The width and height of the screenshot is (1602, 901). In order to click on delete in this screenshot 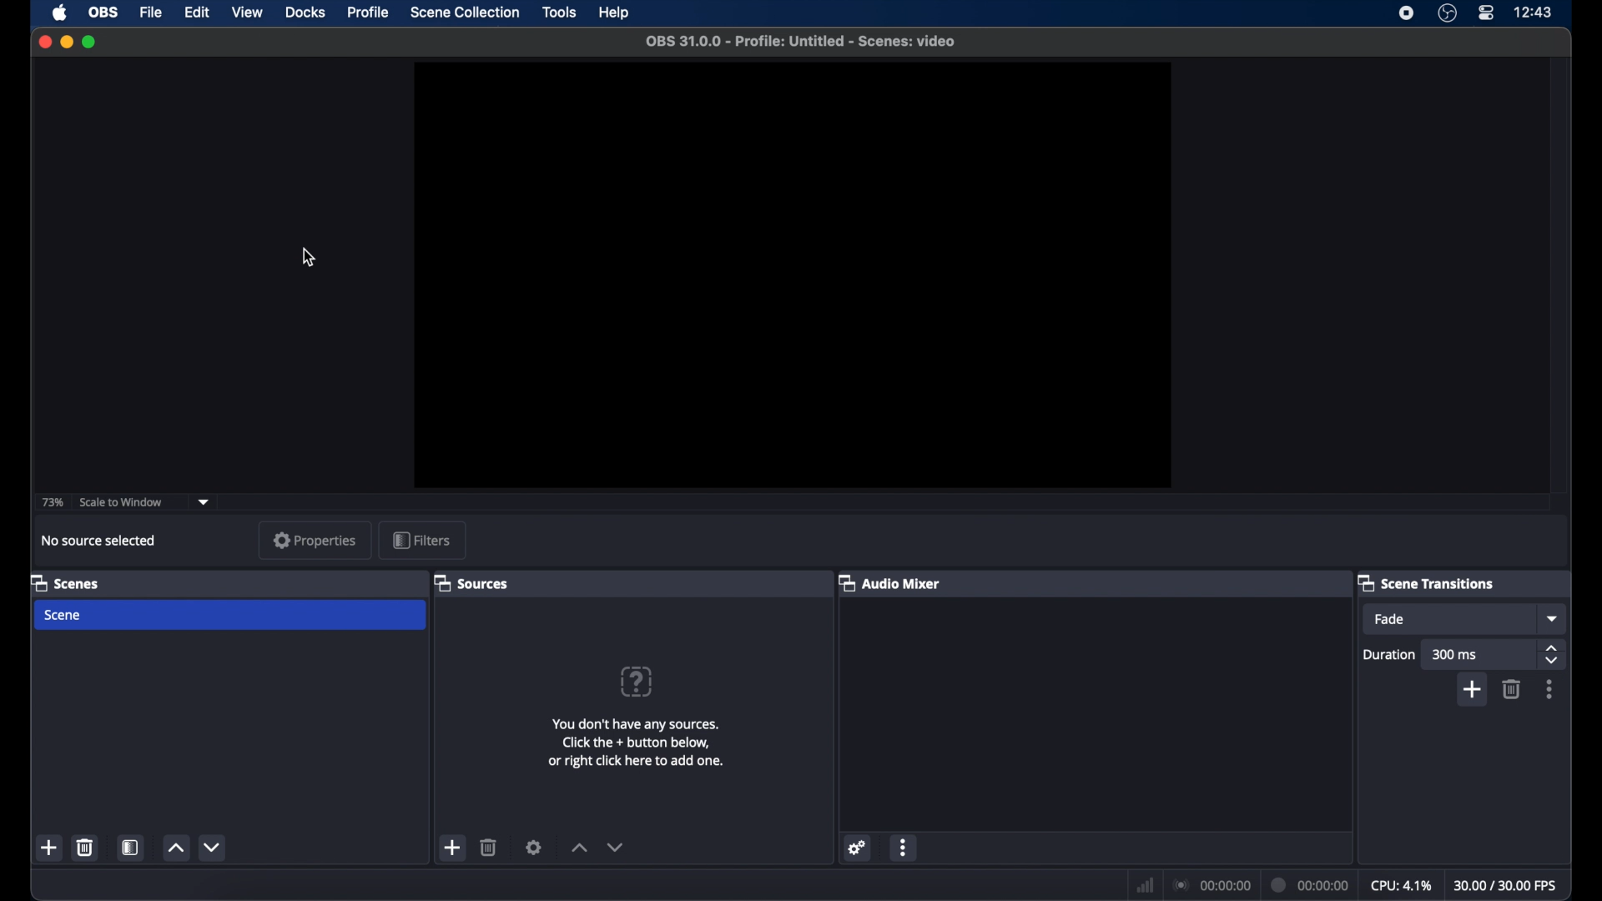, I will do `click(491, 847)`.